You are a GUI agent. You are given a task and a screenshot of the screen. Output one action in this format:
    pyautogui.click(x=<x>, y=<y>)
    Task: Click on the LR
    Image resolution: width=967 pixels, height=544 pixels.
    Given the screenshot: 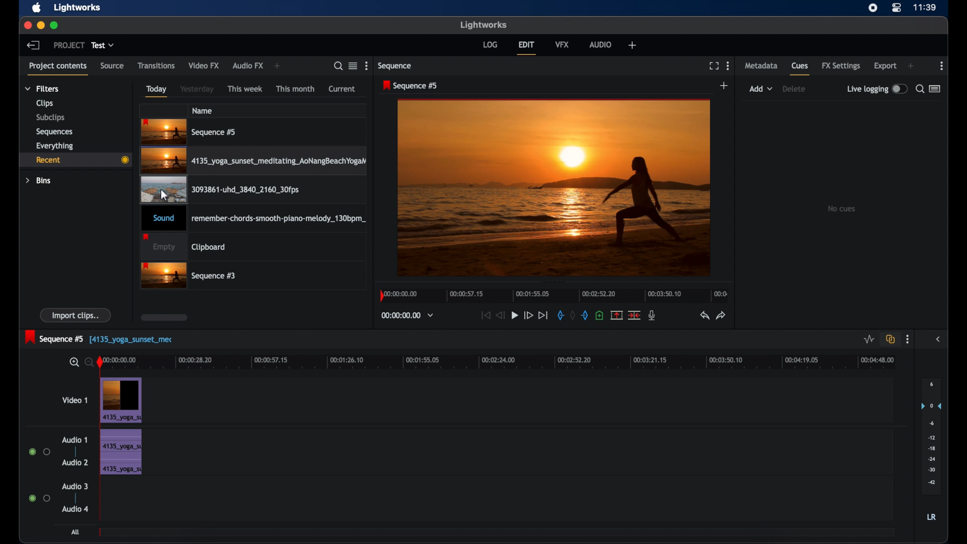 What is the action you would take?
    pyautogui.click(x=931, y=517)
    